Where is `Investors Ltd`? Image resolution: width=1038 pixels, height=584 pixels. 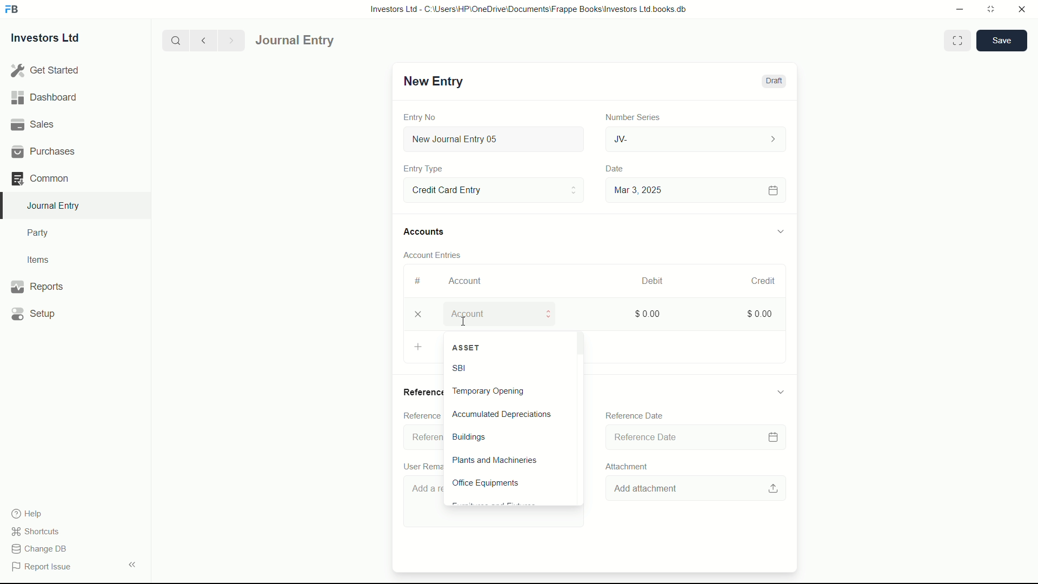 Investors Ltd is located at coordinates (55, 39).